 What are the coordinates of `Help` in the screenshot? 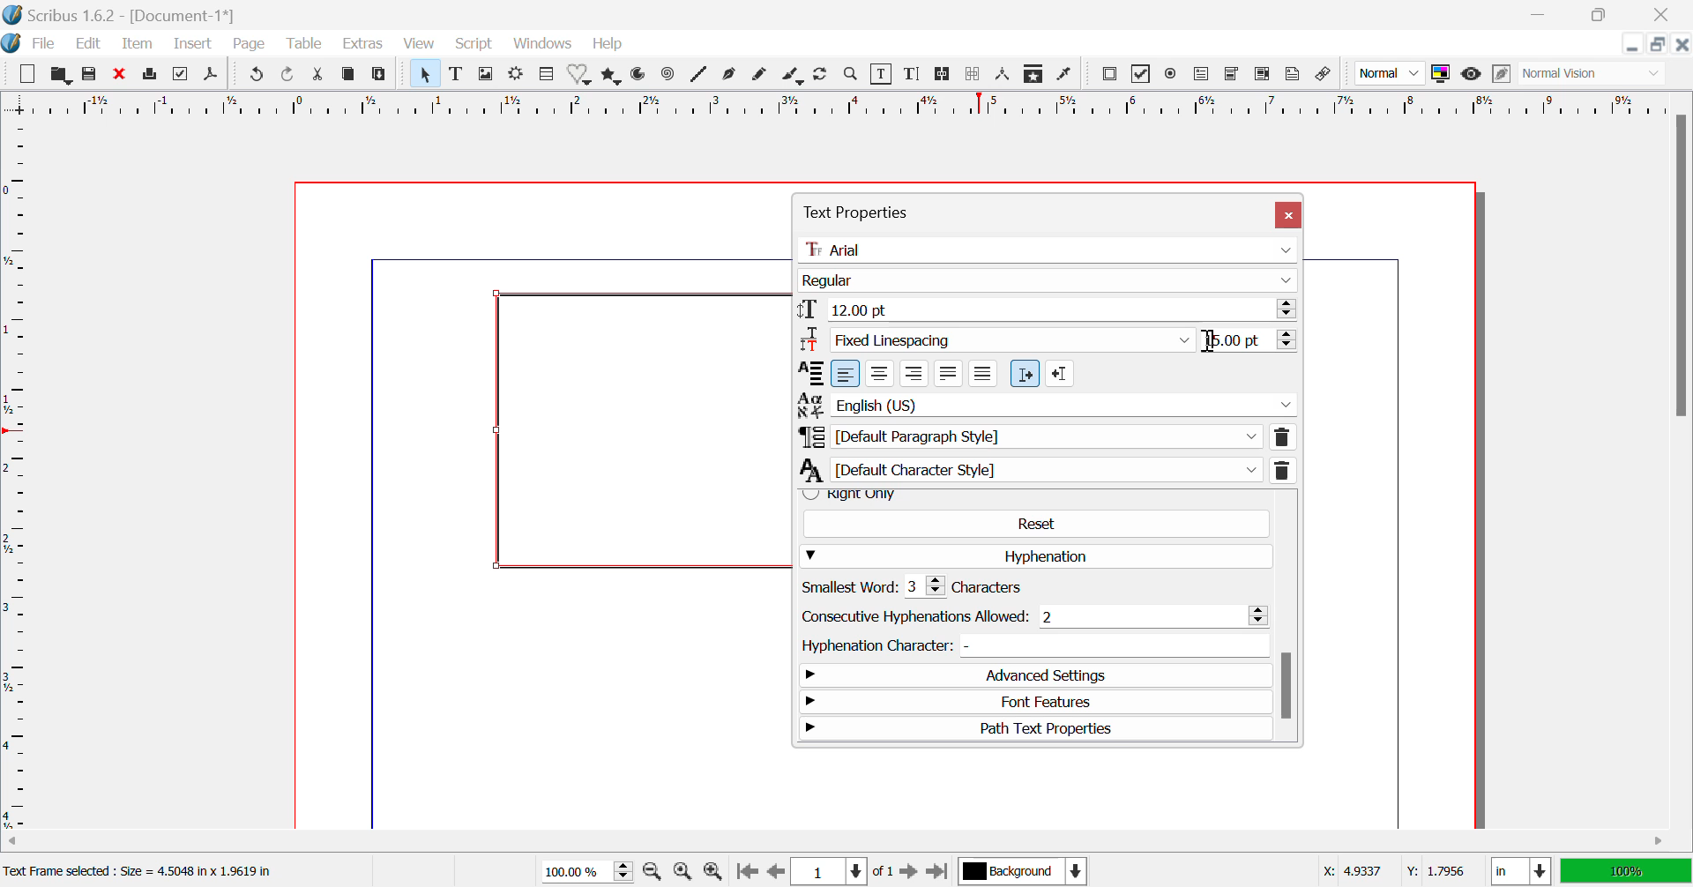 It's located at (608, 45).